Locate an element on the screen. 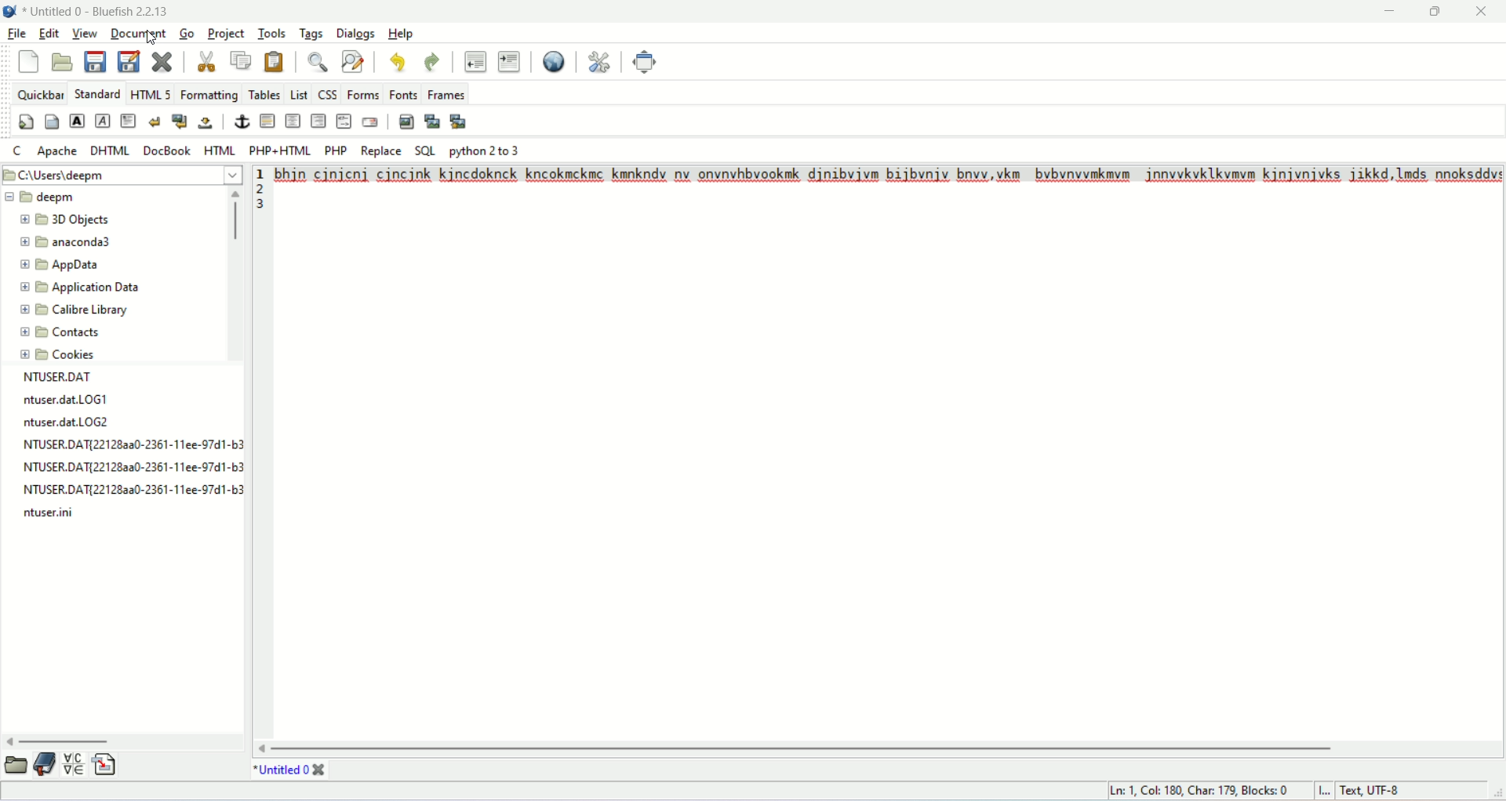 The height and width of the screenshot is (801, 1506). python 2 to 3 is located at coordinates (486, 150).